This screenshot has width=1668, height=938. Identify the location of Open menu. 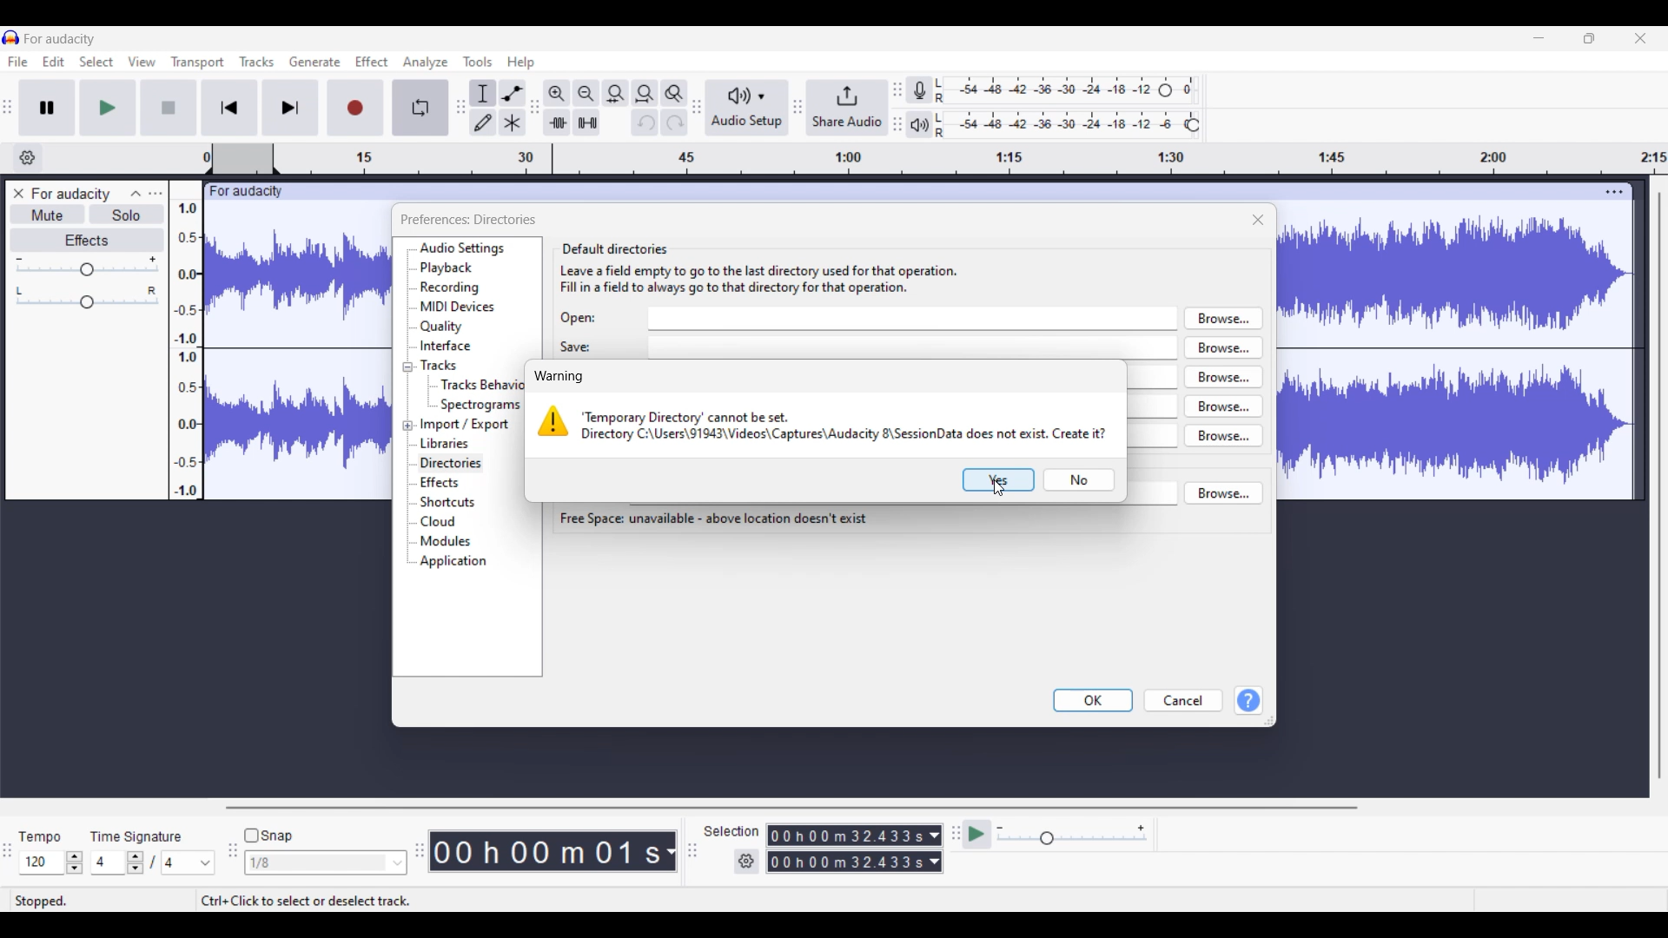
(156, 194).